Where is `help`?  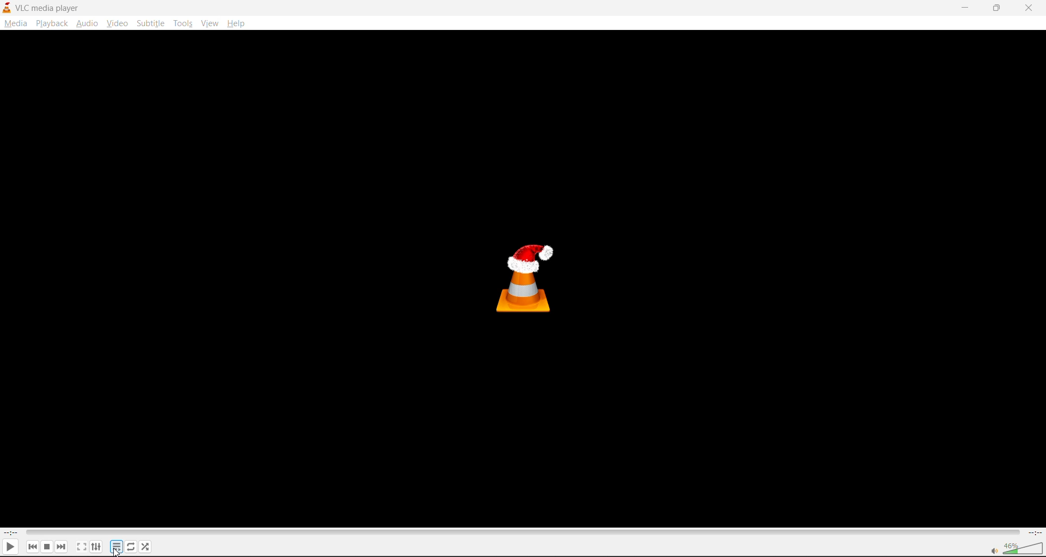 help is located at coordinates (240, 21).